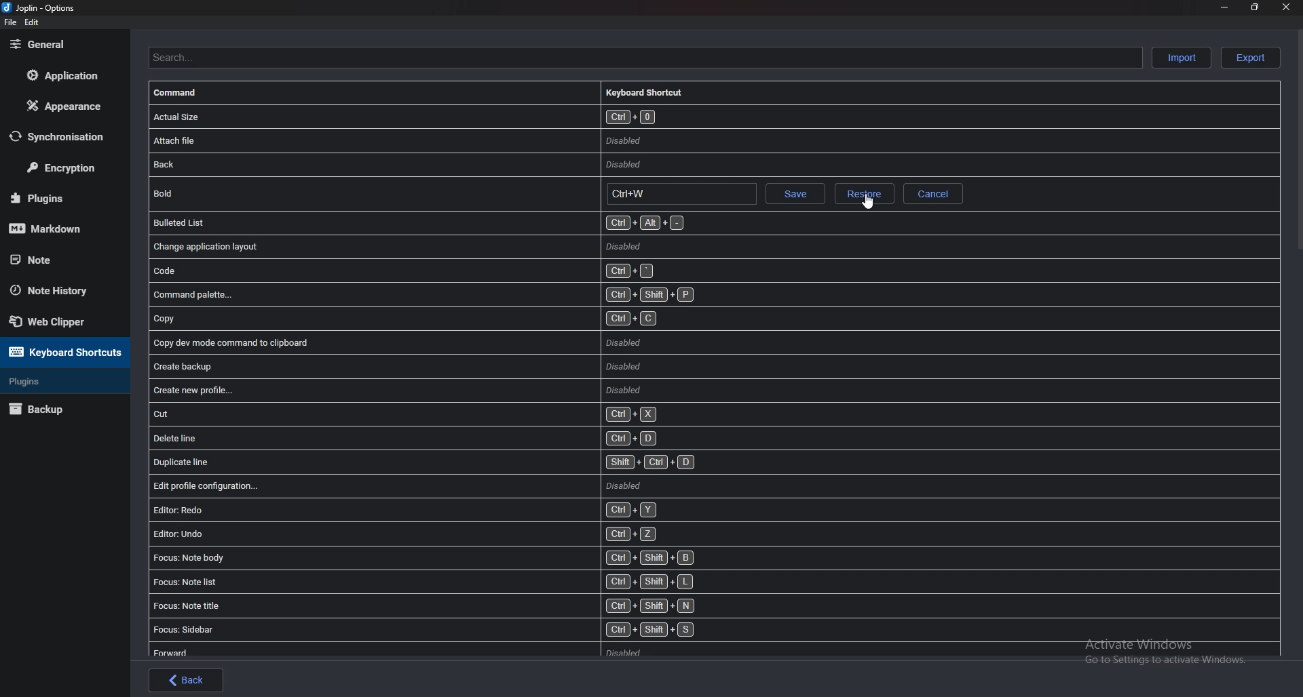 This screenshot has height=697, width=1303. What do you see at coordinates (1297, 143) in the screenshot?
I see `Scroll bar` at bounding box center [1297, 143].